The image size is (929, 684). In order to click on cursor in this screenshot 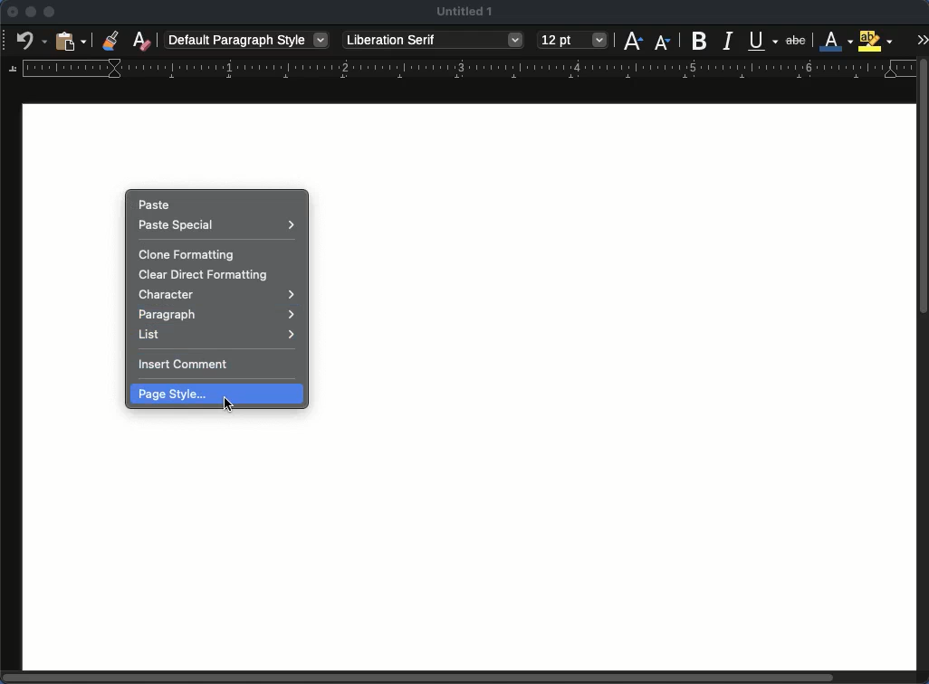, I will do `click(228, 404)`.